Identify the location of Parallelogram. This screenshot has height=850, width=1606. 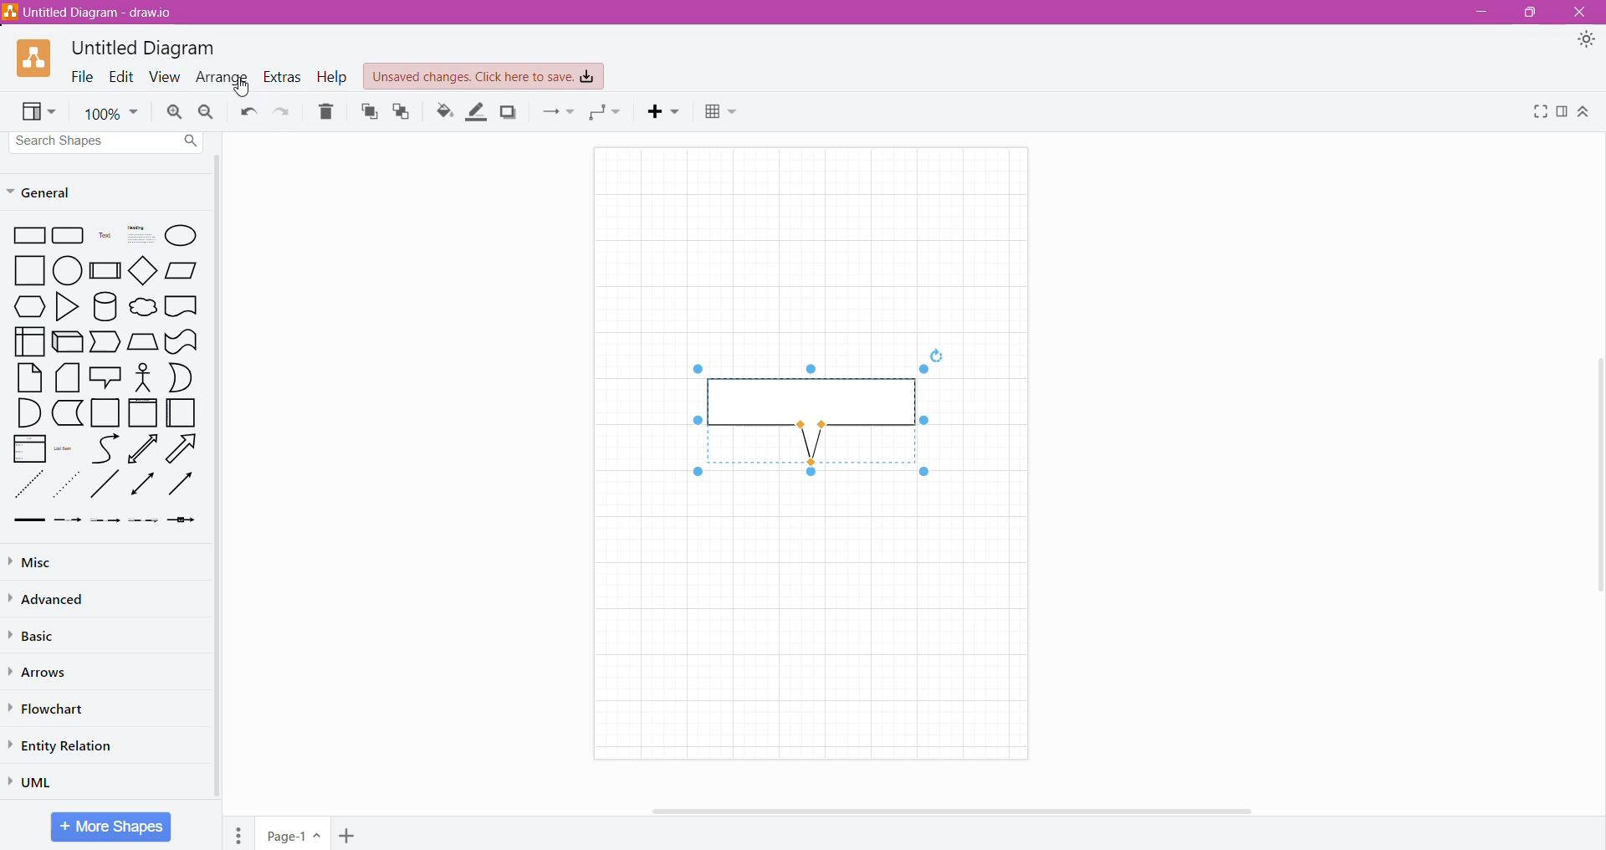
(182, 270).